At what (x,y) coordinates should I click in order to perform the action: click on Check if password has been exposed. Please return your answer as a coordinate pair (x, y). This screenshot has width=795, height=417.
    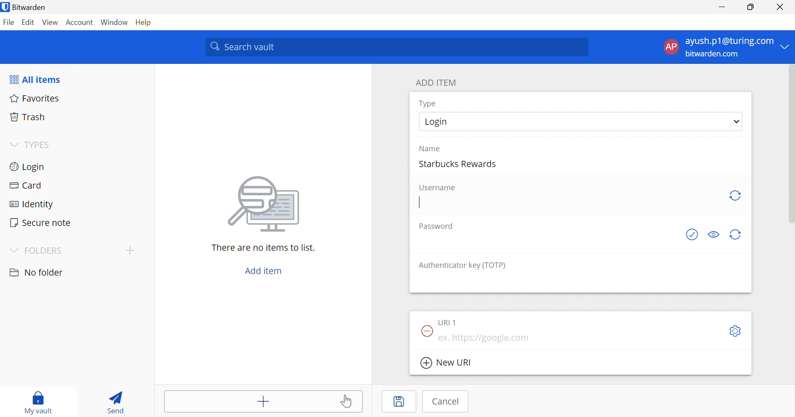
    Looking at the image, I should click on (693, 235).